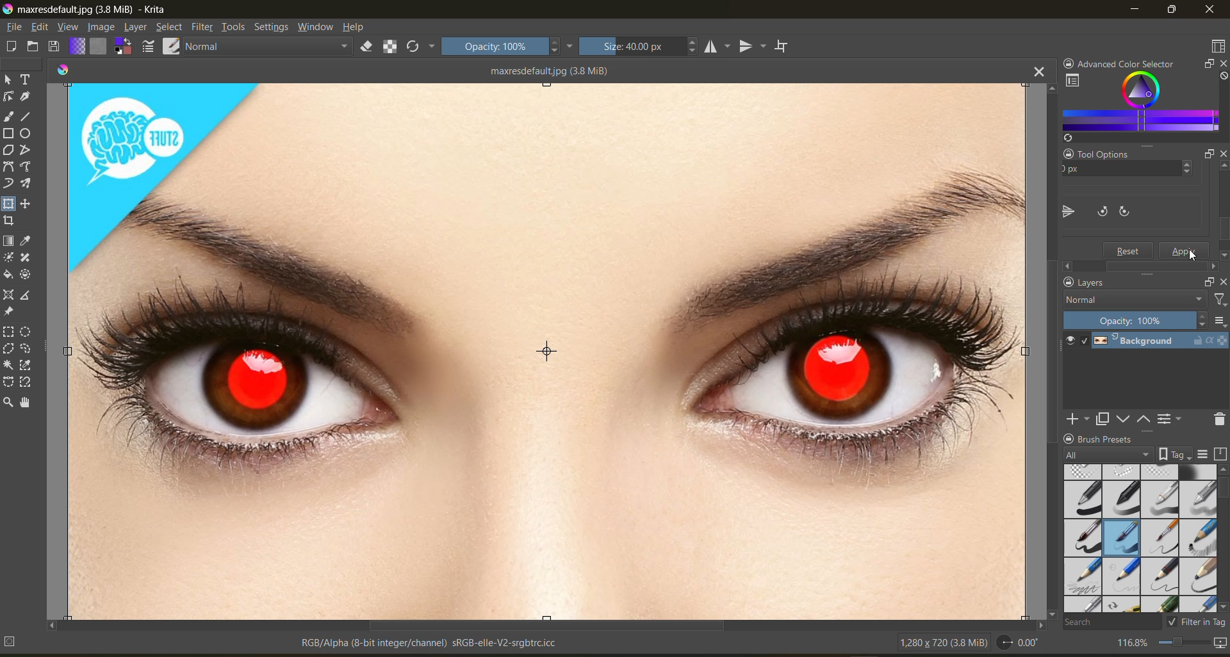 Image resolution: width=1230 pixels, height=657 pixels. Describe the element at coordinates (124, 47) in the screenshot. I see `swap foreground and background color` at that location.